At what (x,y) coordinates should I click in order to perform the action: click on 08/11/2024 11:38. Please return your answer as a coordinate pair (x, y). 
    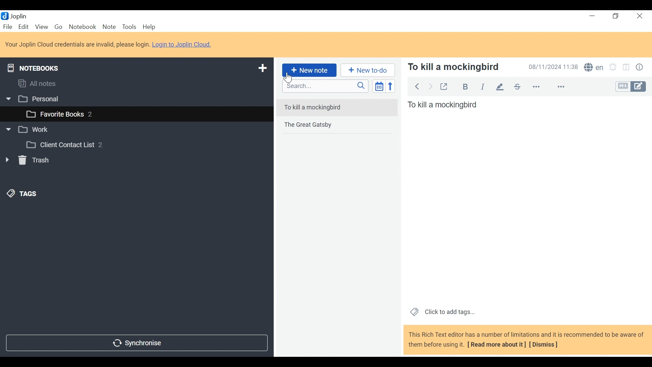
    Looking at the image, I should click on (552, 67).